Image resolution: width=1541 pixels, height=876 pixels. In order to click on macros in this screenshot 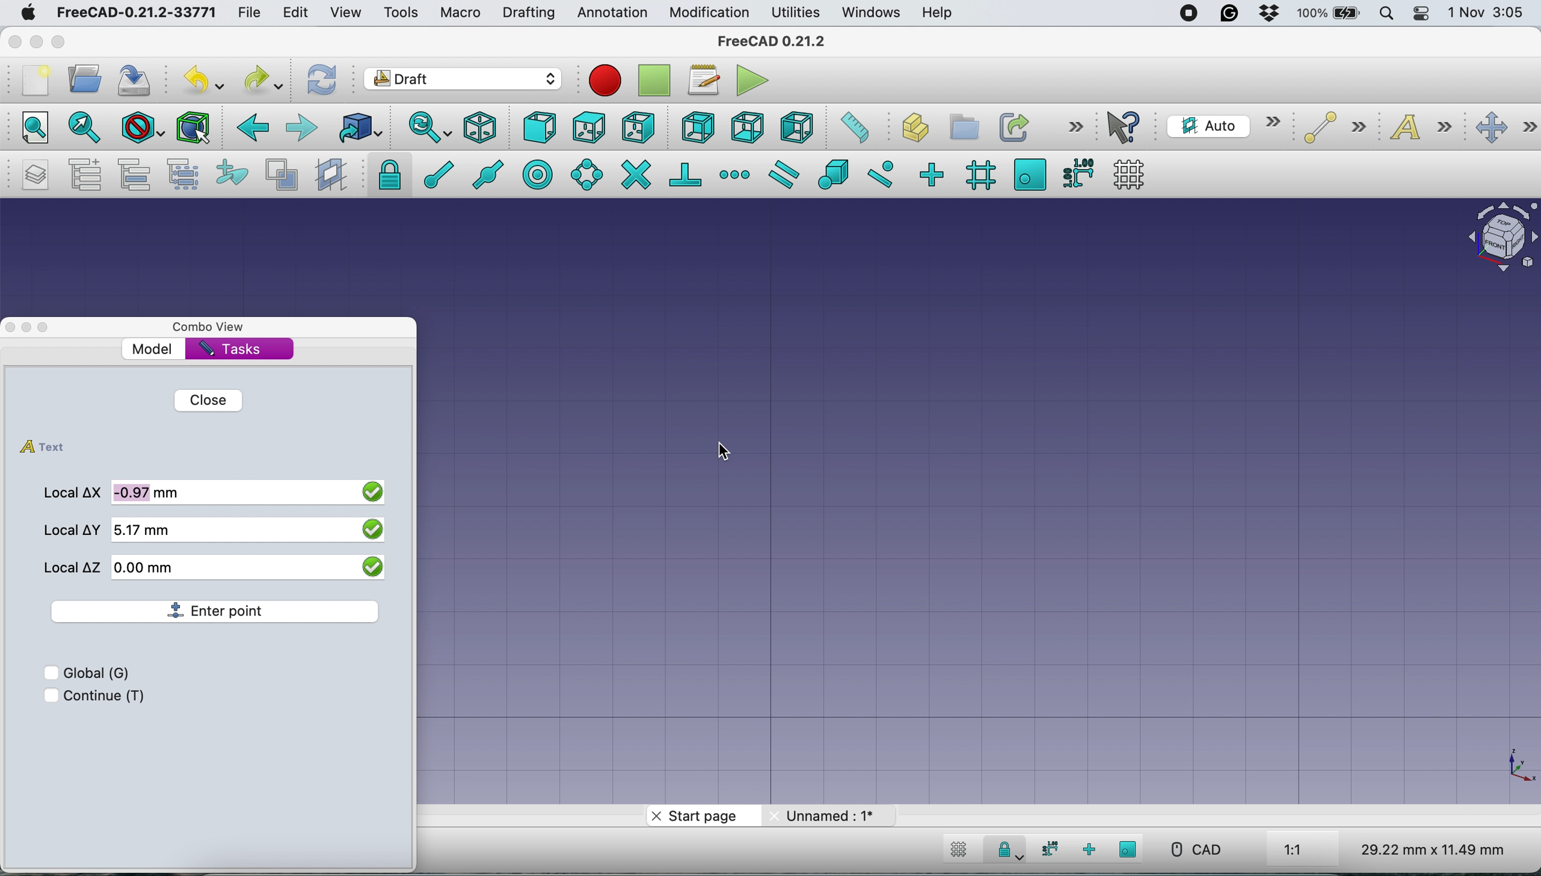, I will do `click(706, 79)`.